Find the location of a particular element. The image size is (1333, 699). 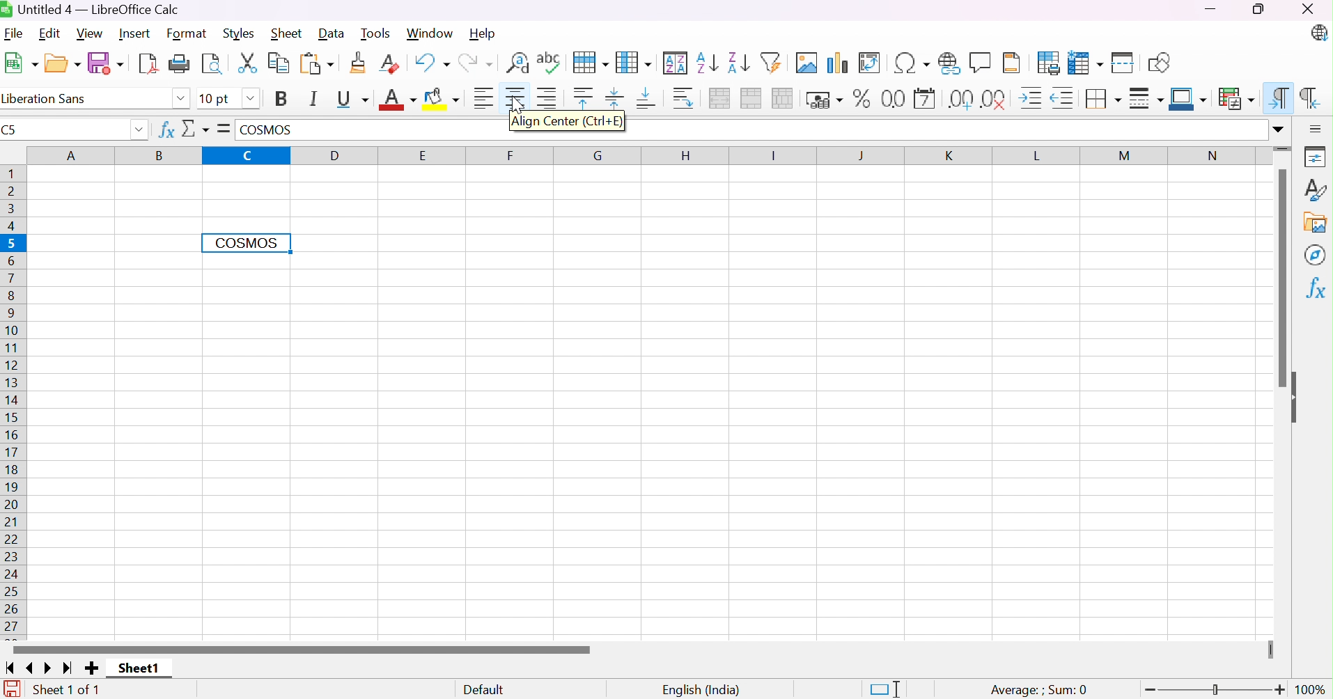

Borders is located at coordinates (1102, 100).